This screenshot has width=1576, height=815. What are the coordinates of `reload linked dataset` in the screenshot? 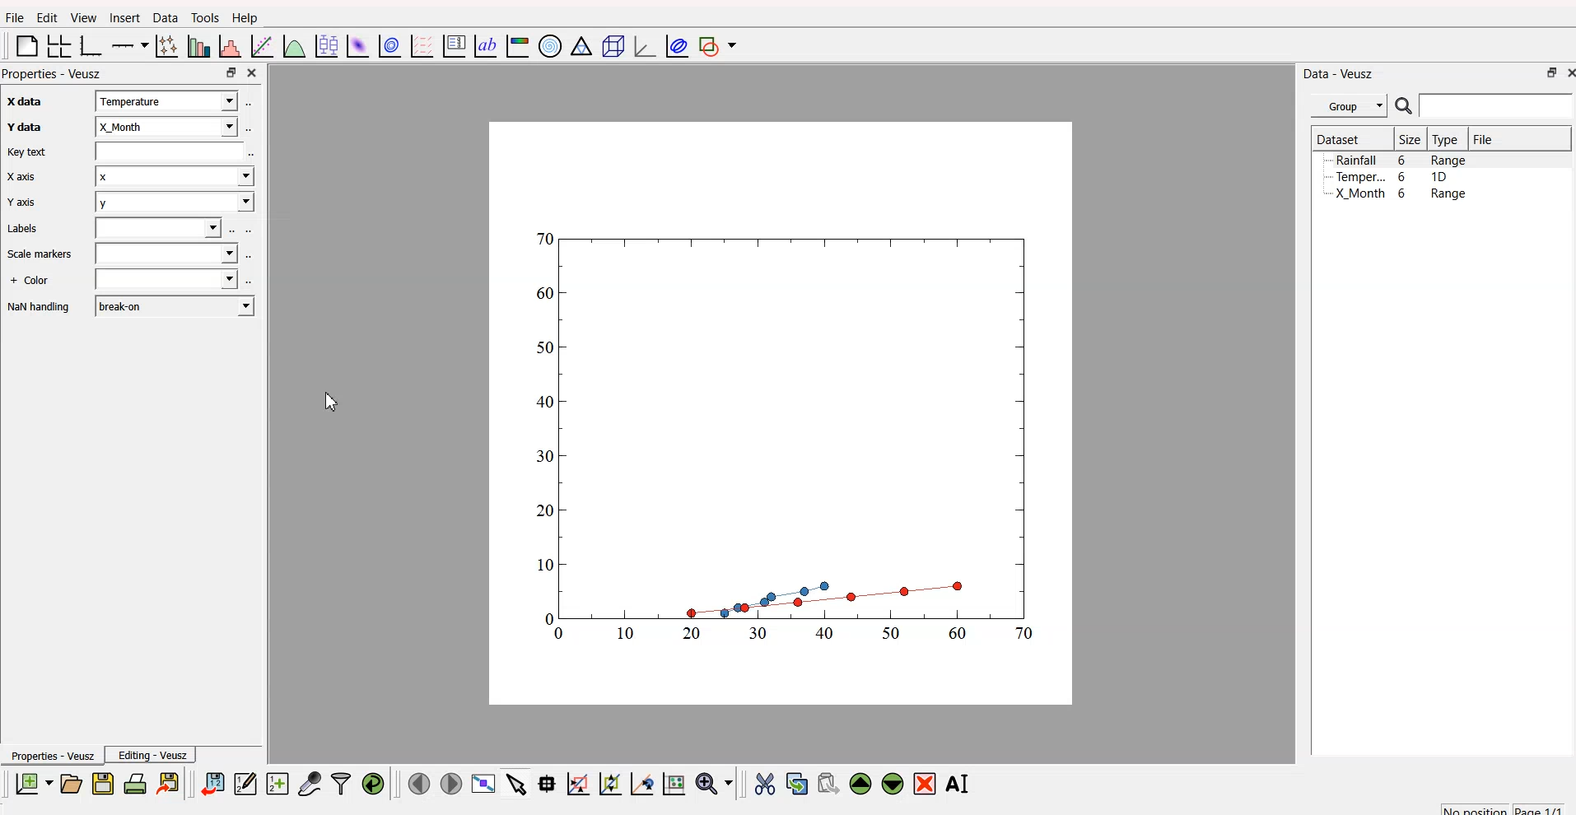 It's located at (372, 781).